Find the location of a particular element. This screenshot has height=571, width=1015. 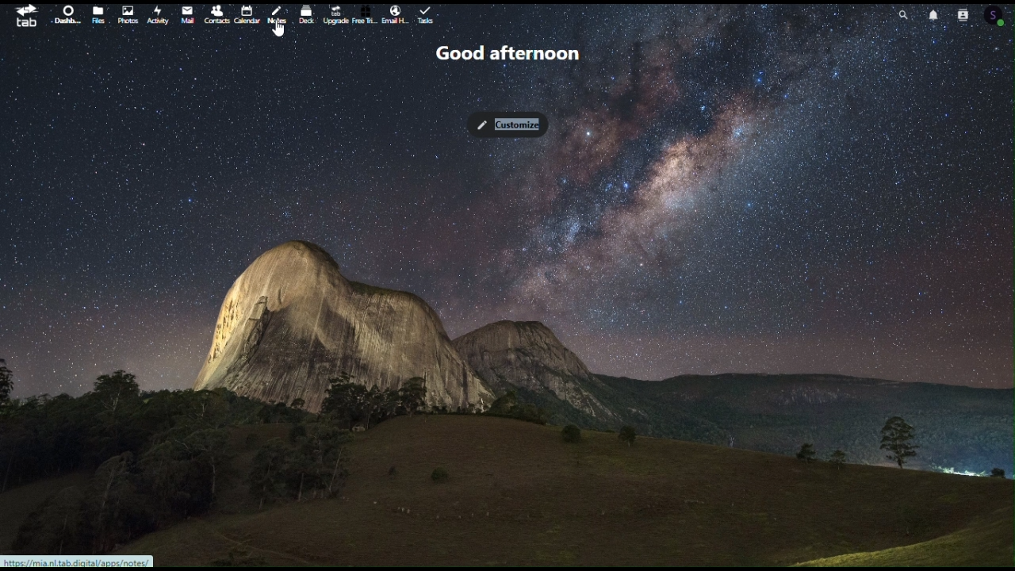

Contacts is located at coordinates (216, 13).